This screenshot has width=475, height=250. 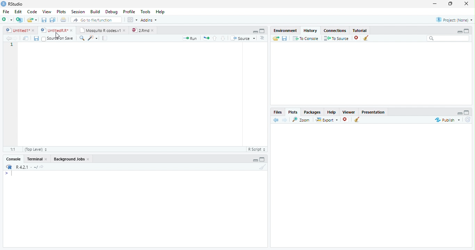 What do you see at coordinates (215, 39) in the screenshot?
I see `Go to previous section of code` at bounding box center [215, 39].